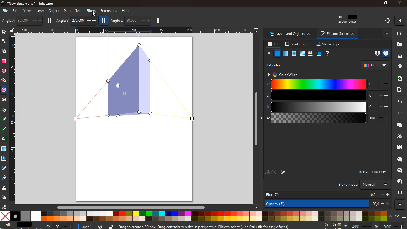 Image resolution: width=407 pixels, height=229 pixels. Describe the element at coordinates (398, 78) in the screenshot. I see `receive` at that location.